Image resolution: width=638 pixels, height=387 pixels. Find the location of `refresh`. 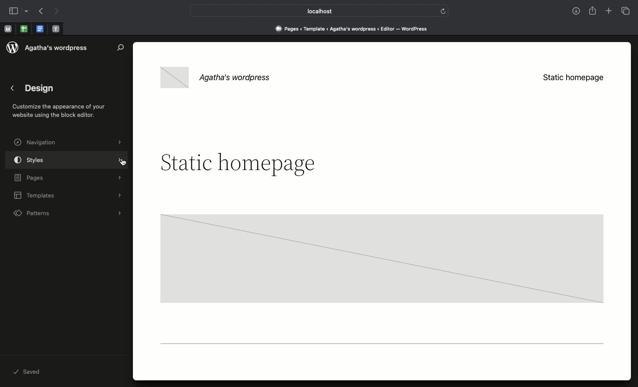

refresh is located at coordinates (443, 10).